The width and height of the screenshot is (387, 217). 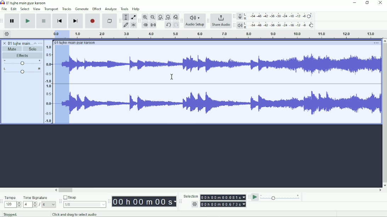 What do you see at coordinates (67, 8) in the screenshot?
I see `Tracks` at bounding box center [67, 8].